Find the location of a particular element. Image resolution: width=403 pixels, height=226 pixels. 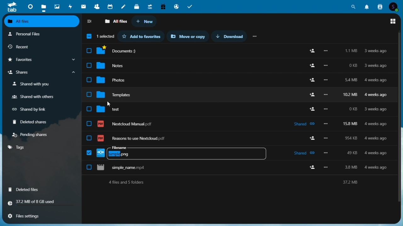

Download is located at coordinates (232, 36).